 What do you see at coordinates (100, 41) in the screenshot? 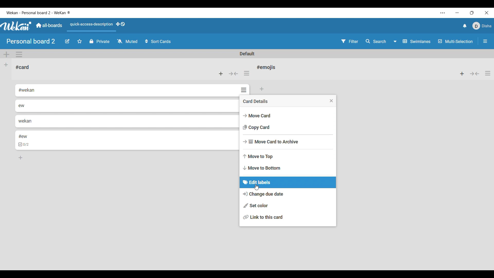
I see `Privacy status of current board` at bounding box center [100, 41].